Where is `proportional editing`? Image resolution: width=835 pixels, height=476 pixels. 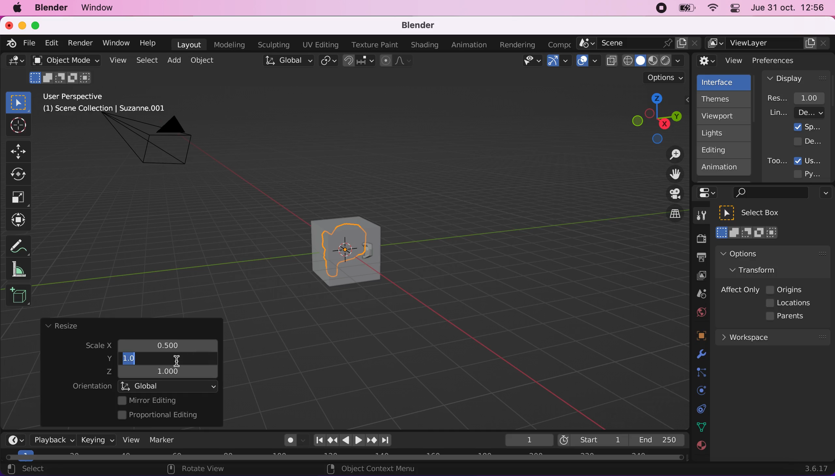
proportional editing is located at coordinates (162, 416).